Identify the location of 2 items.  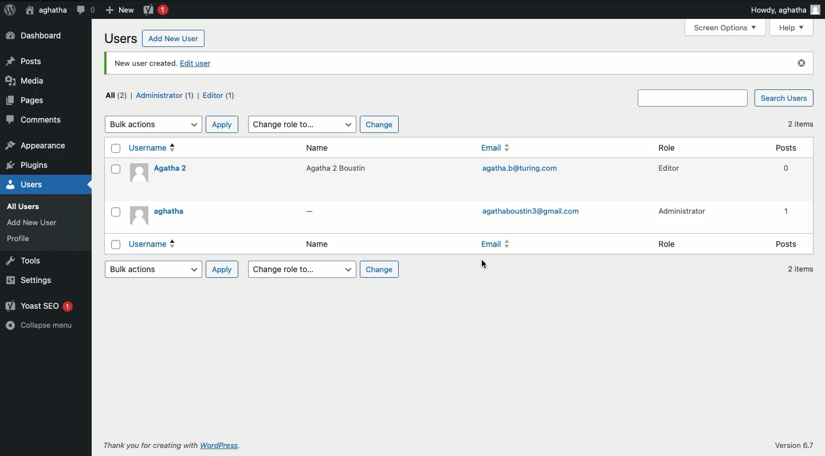
(797, 126).